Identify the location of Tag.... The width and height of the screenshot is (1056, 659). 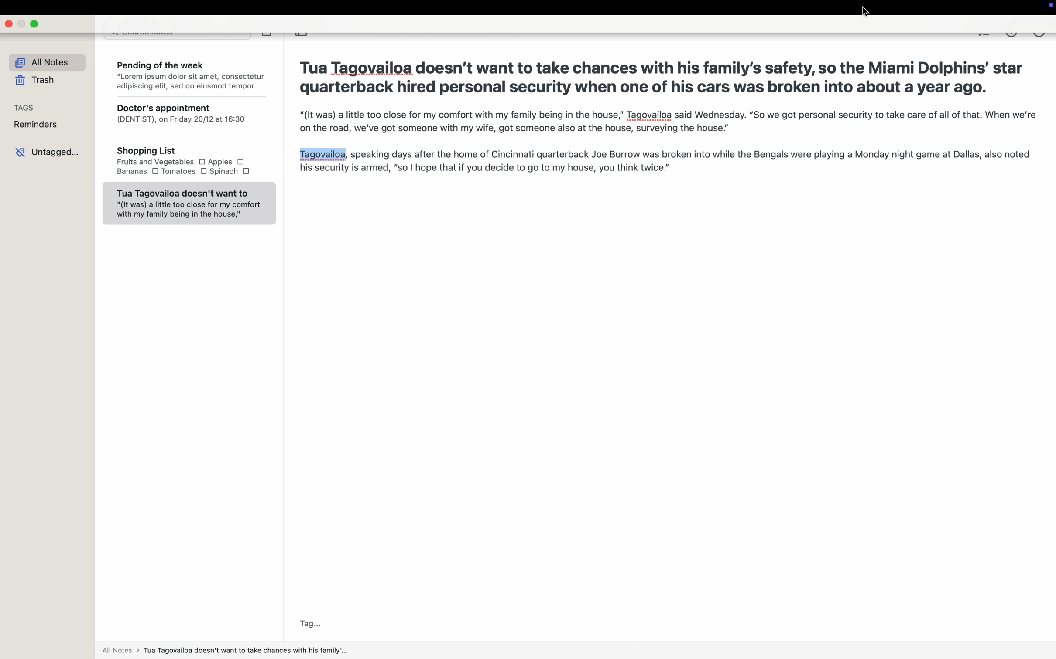
(309, 624).